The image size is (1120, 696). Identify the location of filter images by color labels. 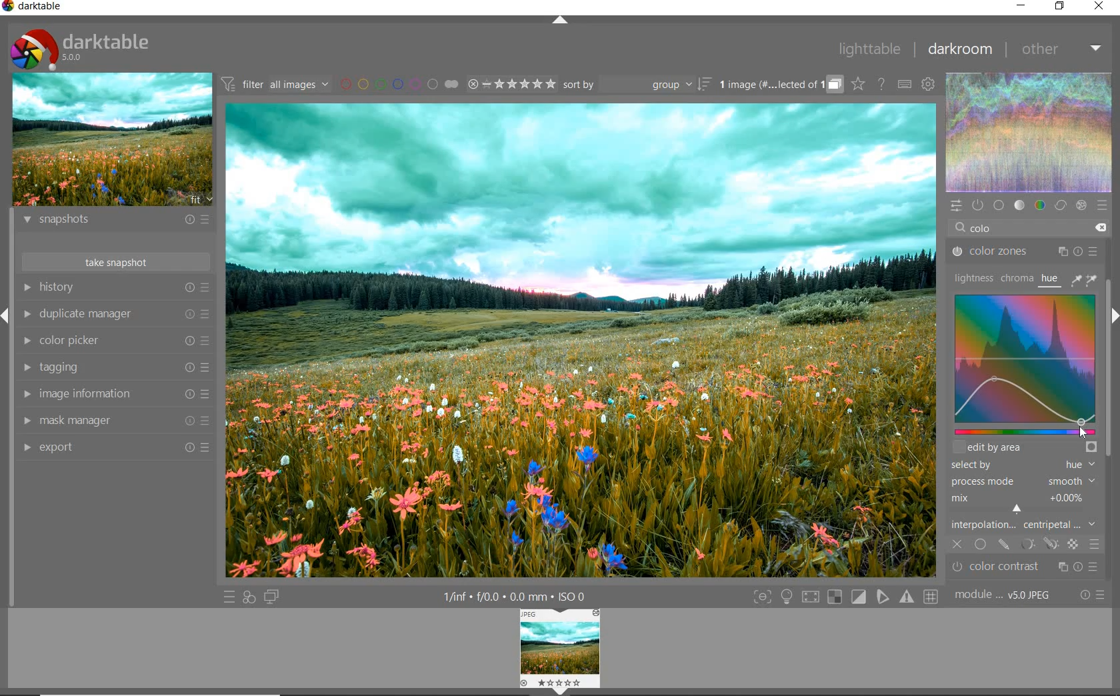
(398, 84).